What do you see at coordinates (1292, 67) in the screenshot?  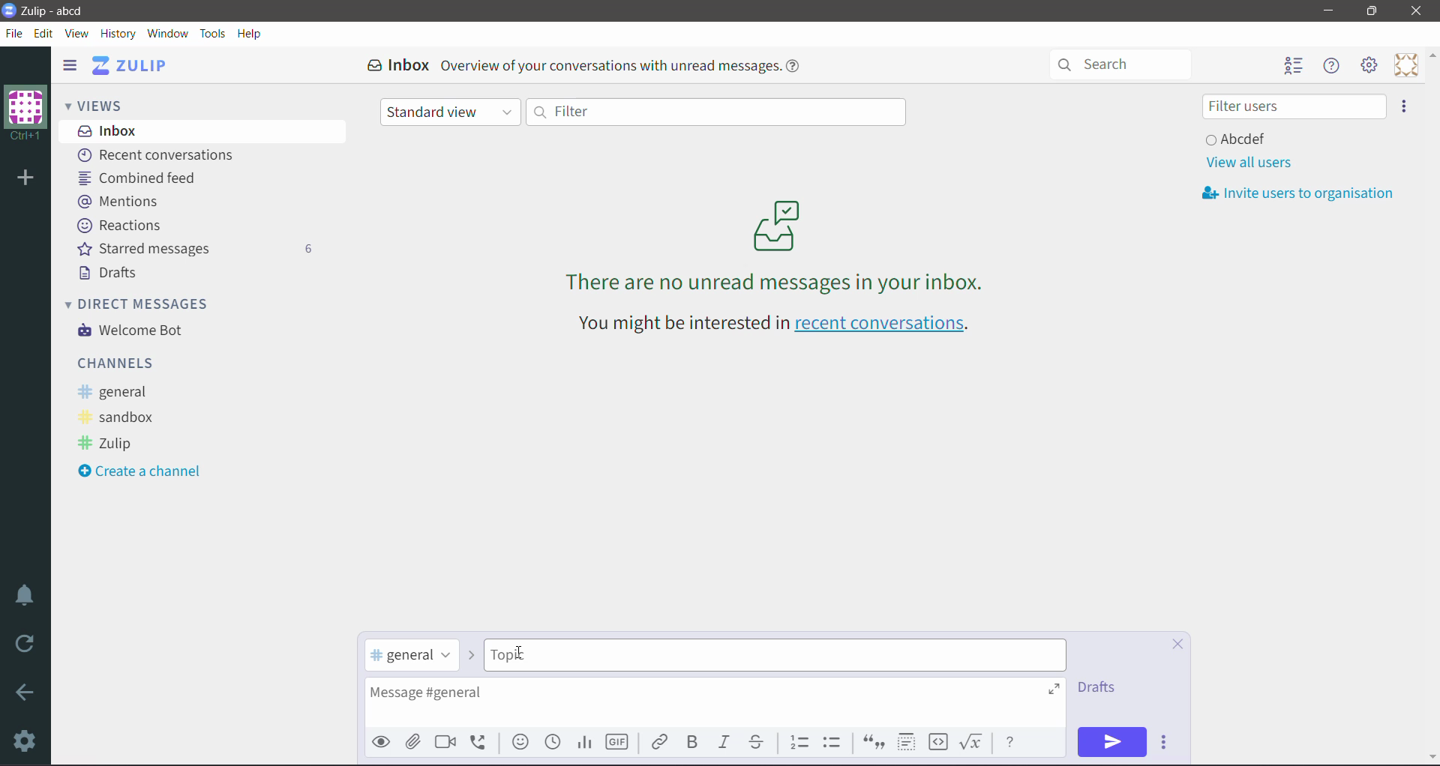 I see `Hide user list` at bounding box center [1292, 67].